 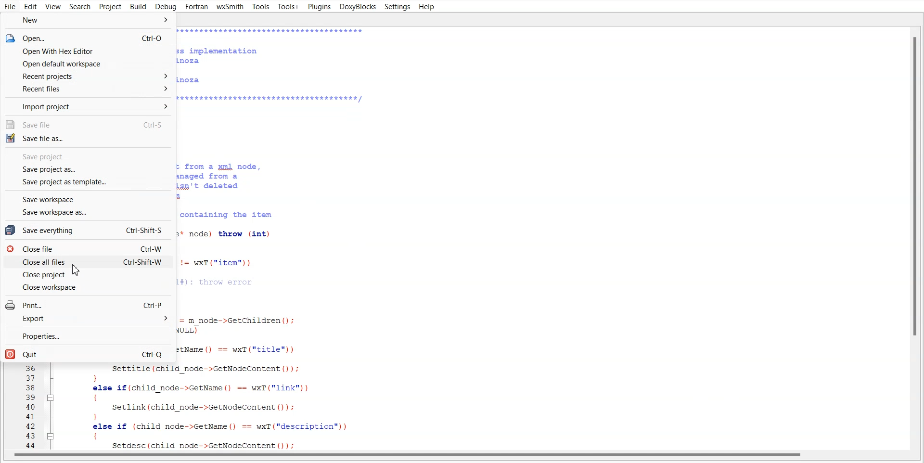 What do you see at coordinates (357, 7) in the screenshot?
I see `DoxyBlocks` at bounding box center [357, 7].